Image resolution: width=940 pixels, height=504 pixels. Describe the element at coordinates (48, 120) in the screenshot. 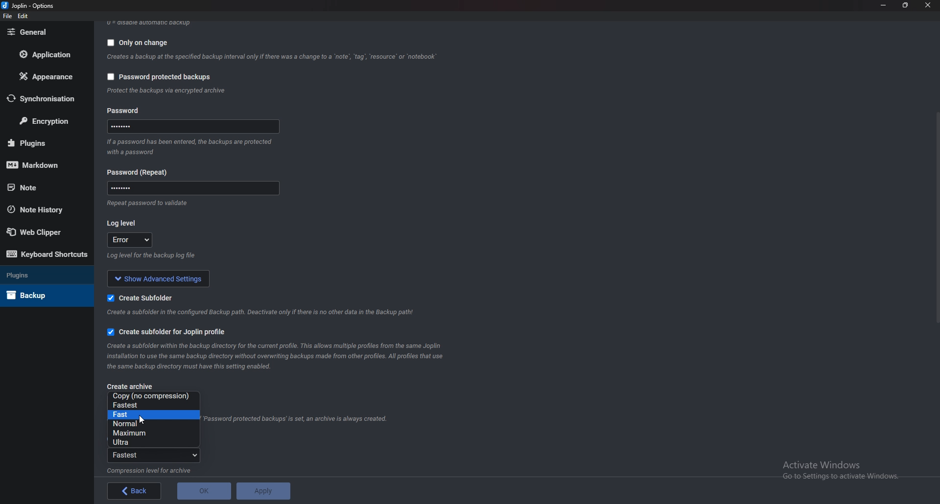

I see `Encryption` at that location.